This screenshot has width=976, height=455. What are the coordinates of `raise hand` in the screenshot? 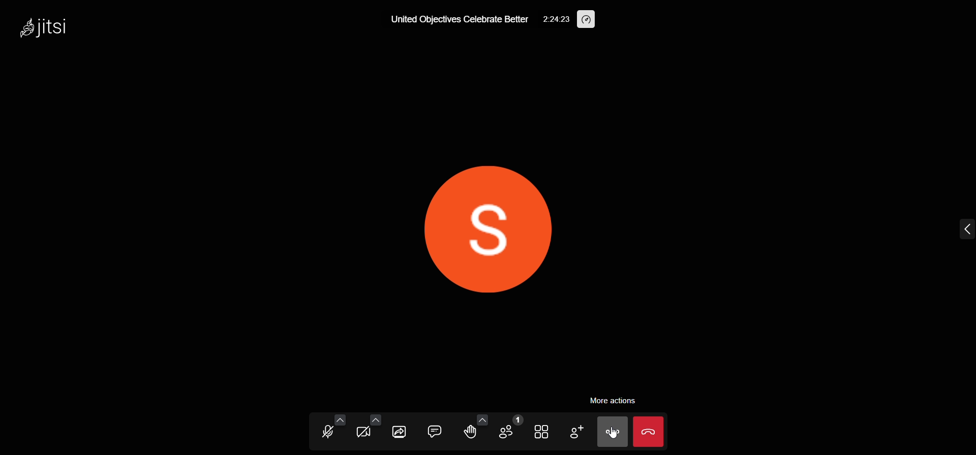 It's located at (469, 432).